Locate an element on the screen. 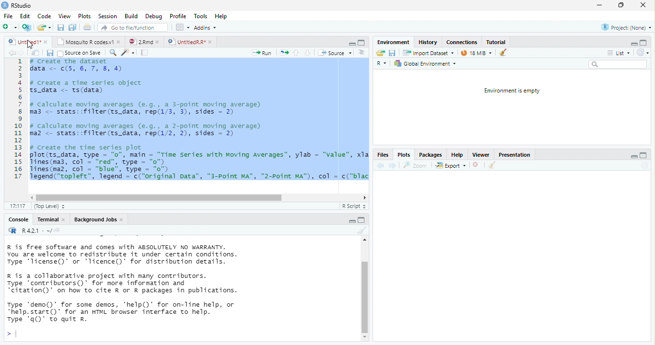  UntitiedR.R" is located at coordinates (186, 42).